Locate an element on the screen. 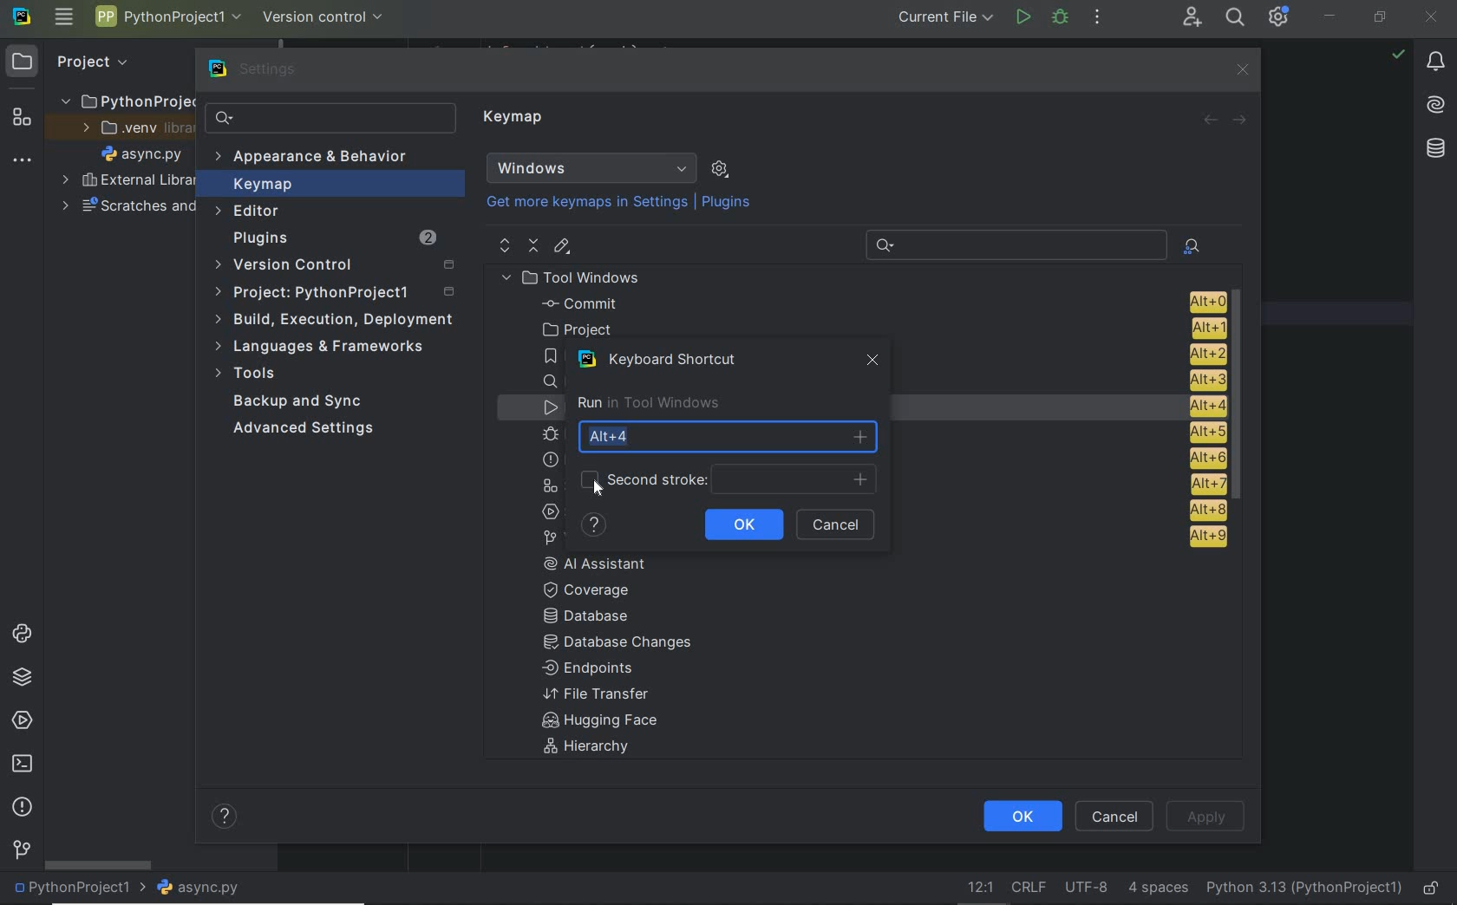 This screenshot has height=905, width=1457. PythonProject is located at coordinates (127, 101).